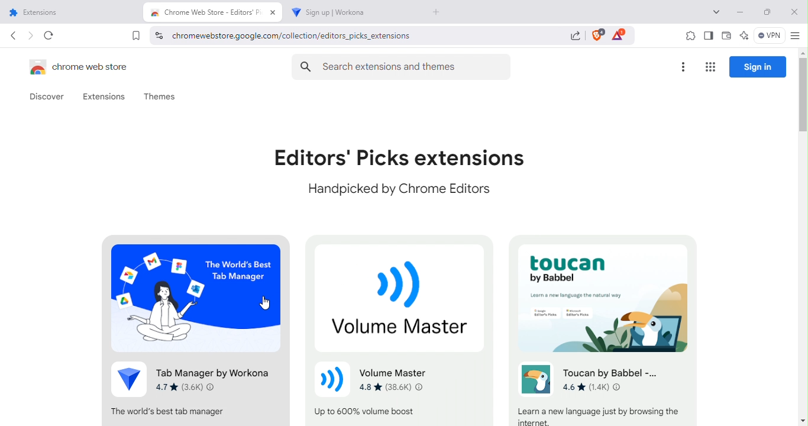  What do you see at coordinates (104, 97) in the screenshot?
I see `Extensions` at bounding box center [104, 97].